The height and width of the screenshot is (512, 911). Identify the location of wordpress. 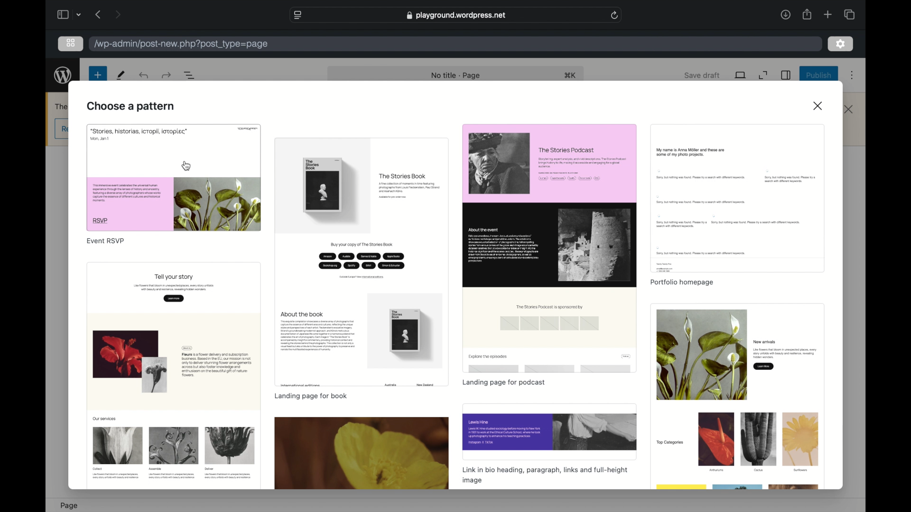
(63, 75).